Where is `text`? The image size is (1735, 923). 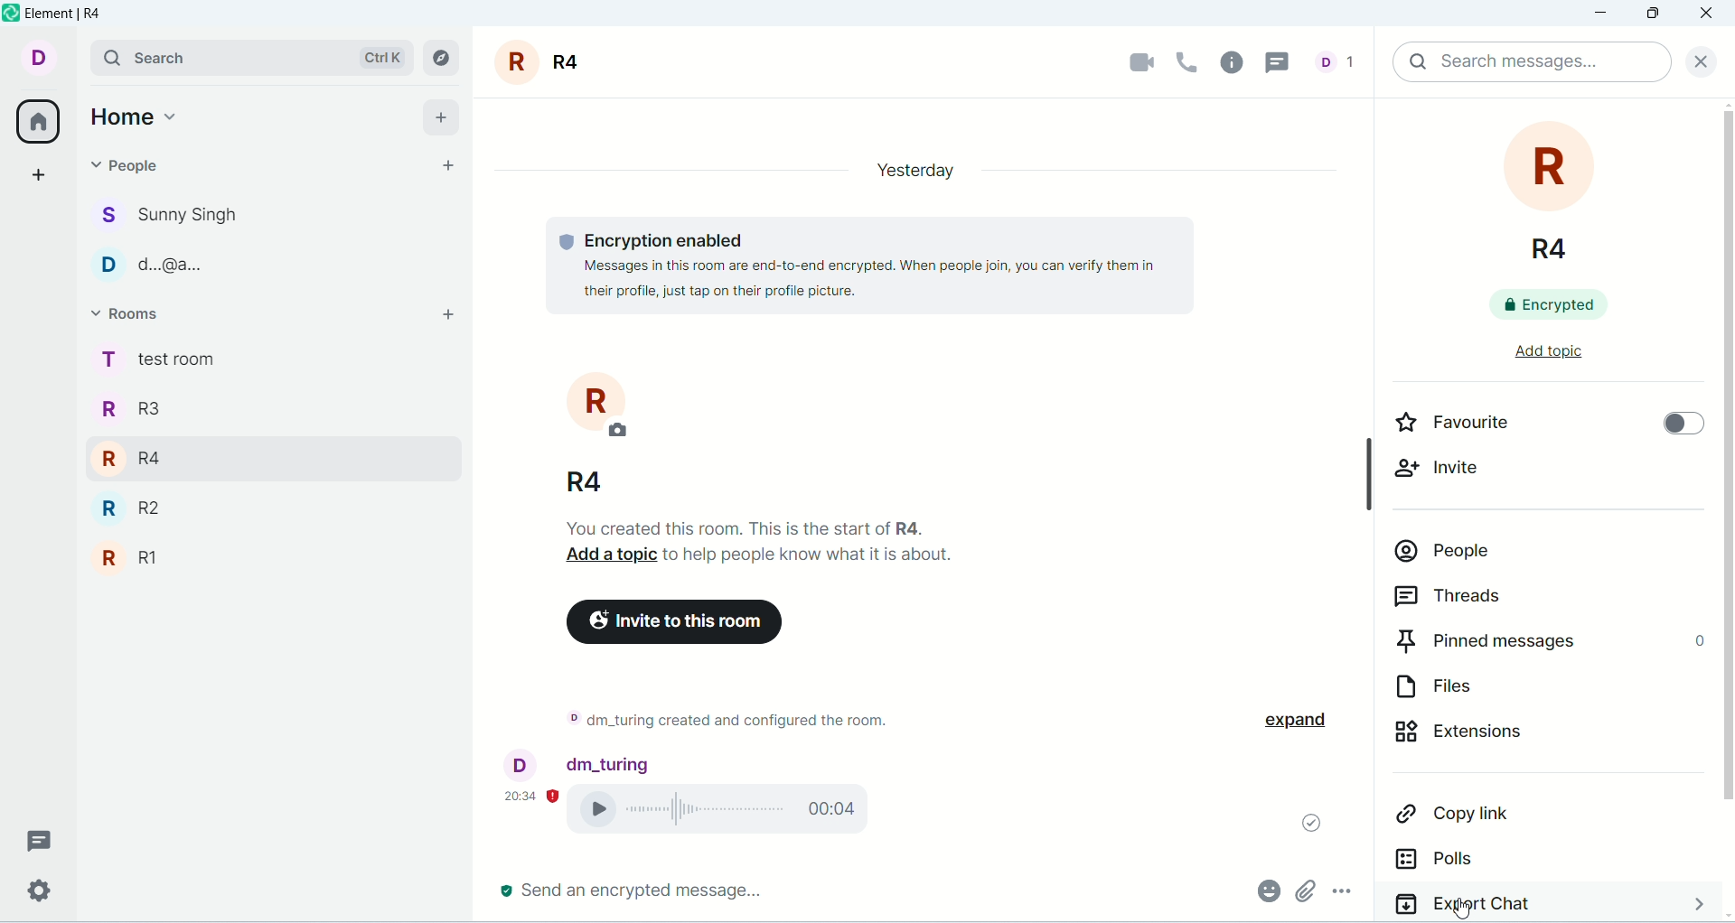
text is located at coordinates (849, 264).